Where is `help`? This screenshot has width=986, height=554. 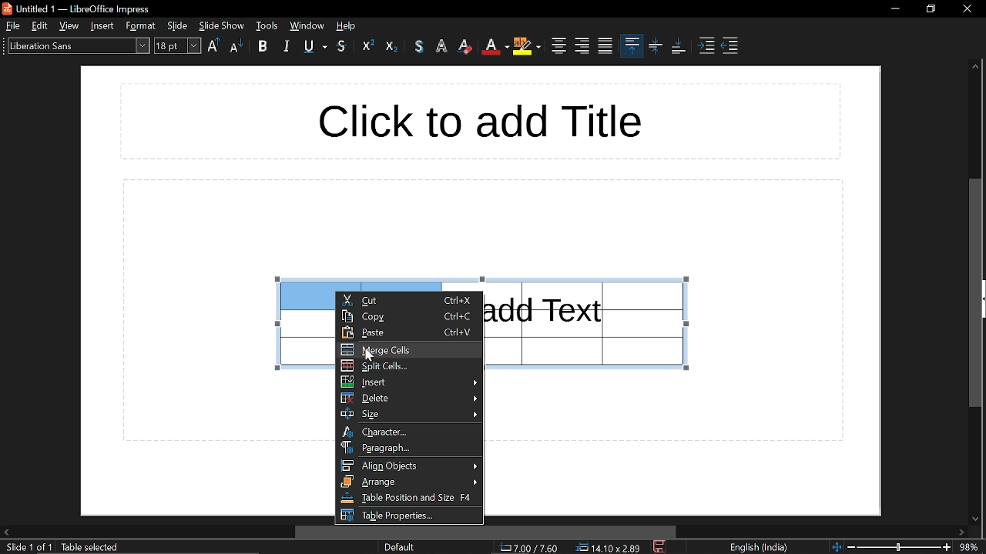 help is located at coordinates (348, 25).